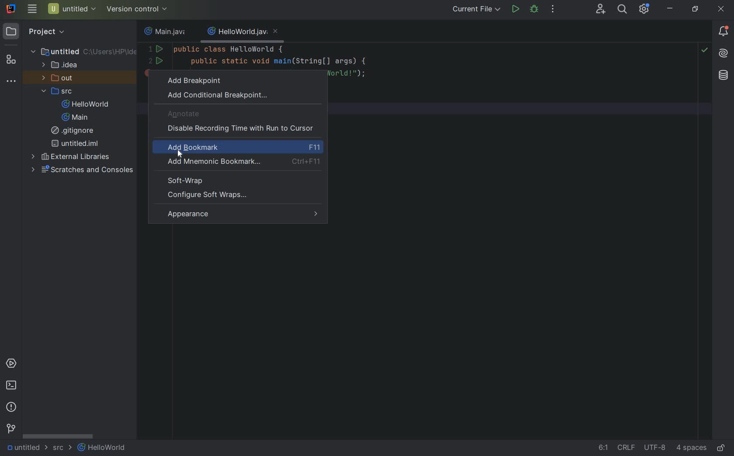  What do you see at coordinates (73, 118) in the screenshot?
I see `main` at bounding box center [73, 118].